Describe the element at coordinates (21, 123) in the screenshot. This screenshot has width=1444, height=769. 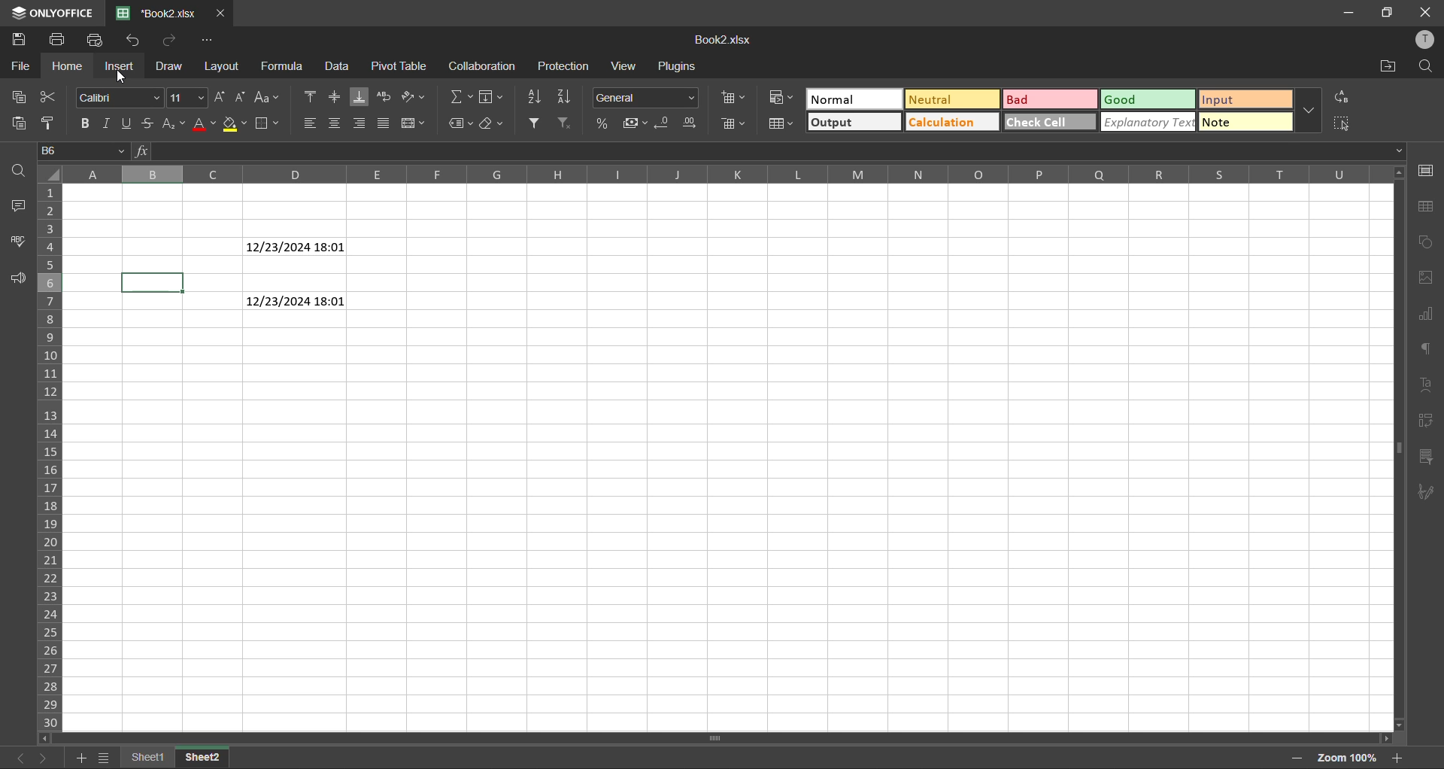
I see `paste` at that location.